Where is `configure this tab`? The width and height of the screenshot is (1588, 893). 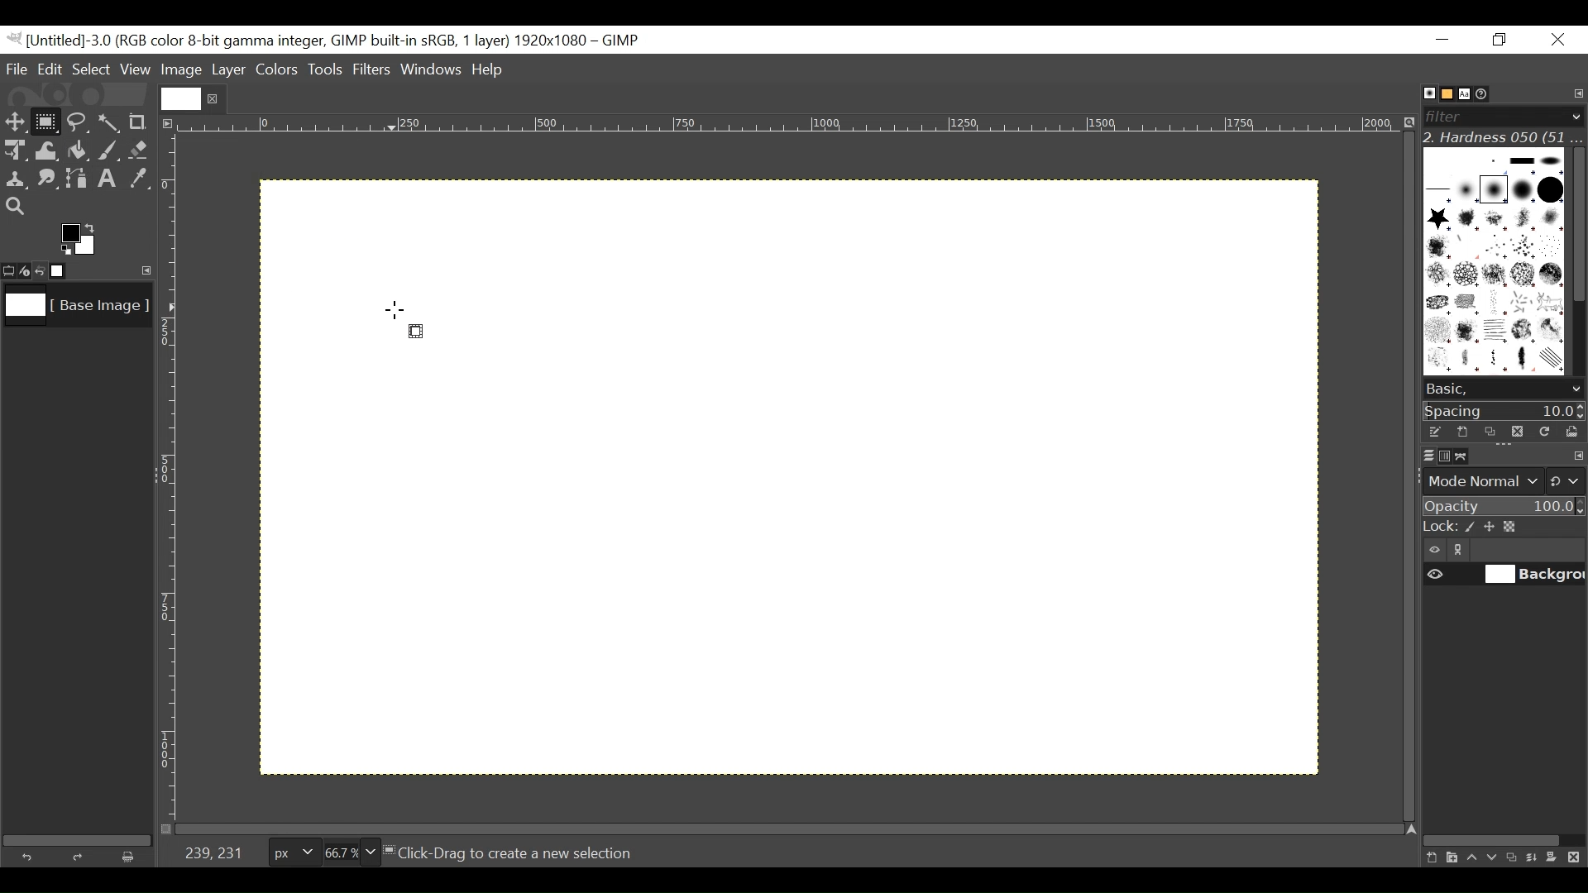
configure this tab is located at coordinates (1578, 457).